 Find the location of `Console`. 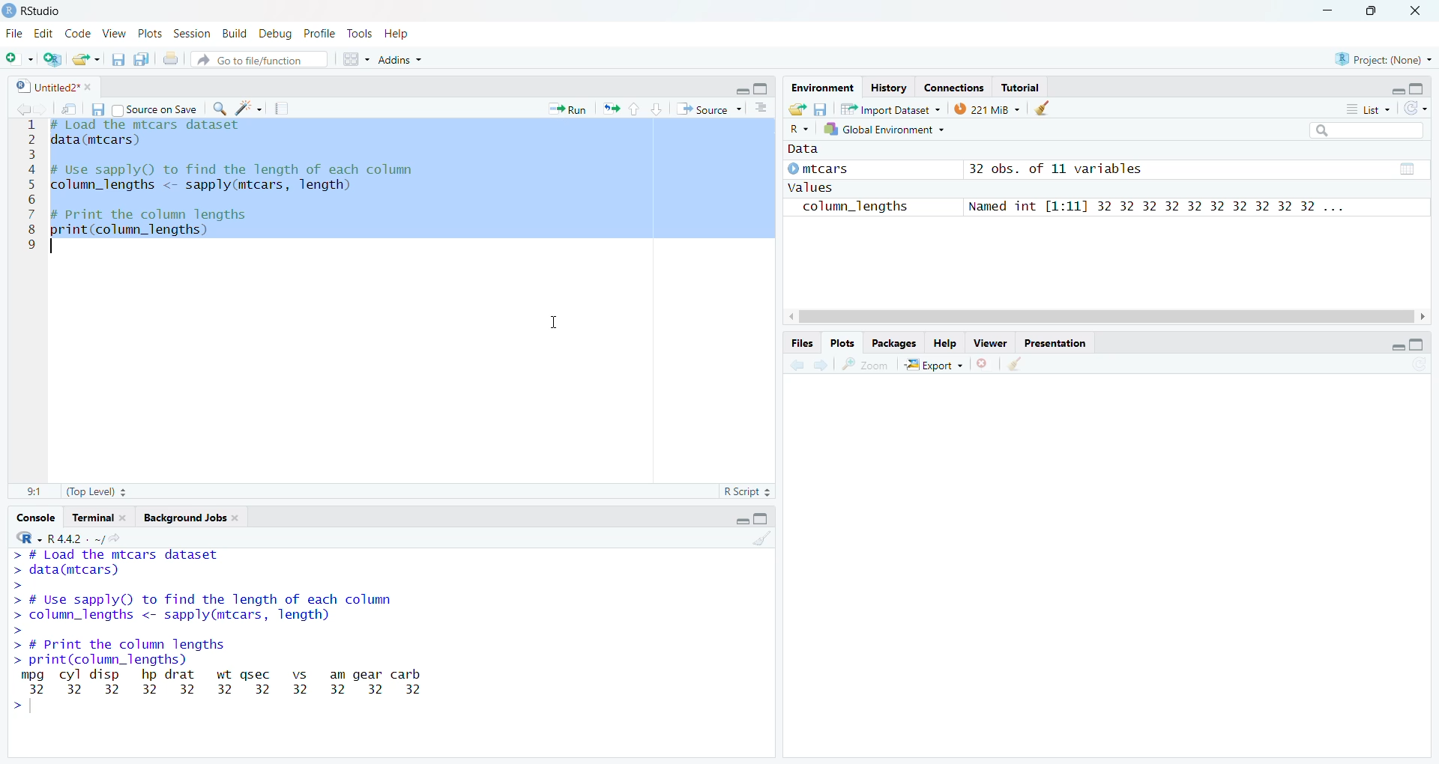

Console is located at coordinates (391, 652).